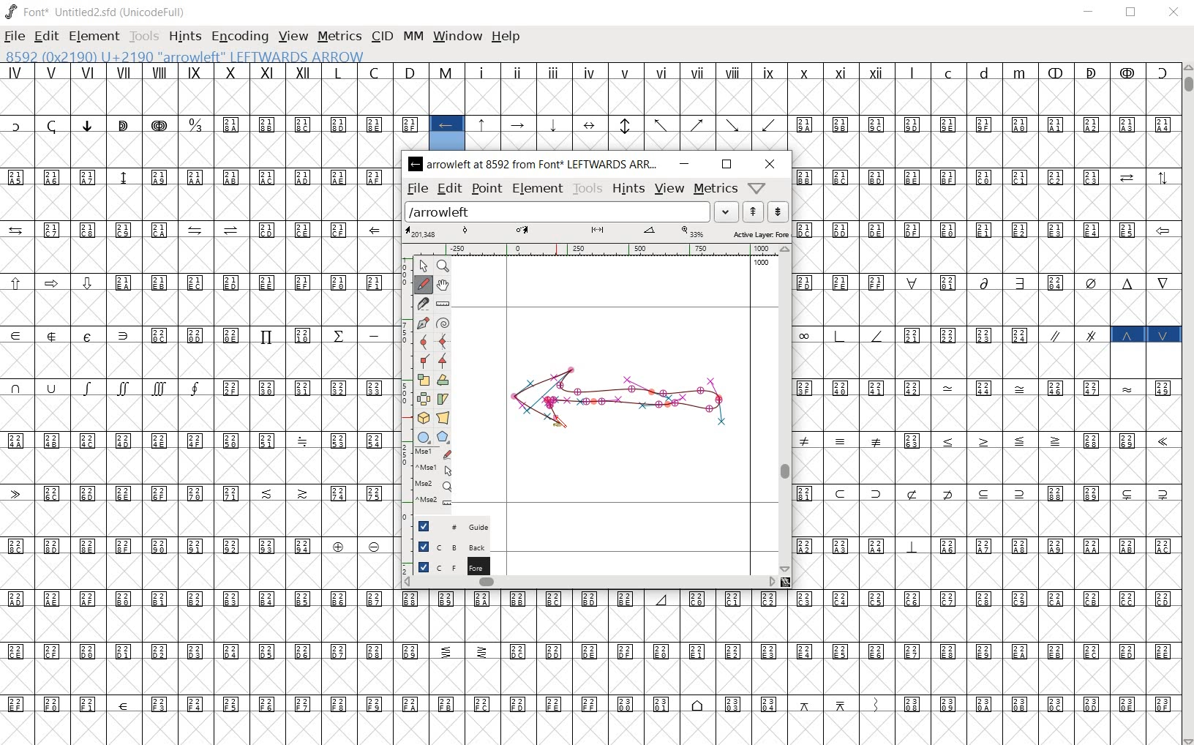 The height and width of the screenshot is (745, 1194). Describe the element at coordinates (446, 566) in the screenshot. I see `foreground layer` at that location.